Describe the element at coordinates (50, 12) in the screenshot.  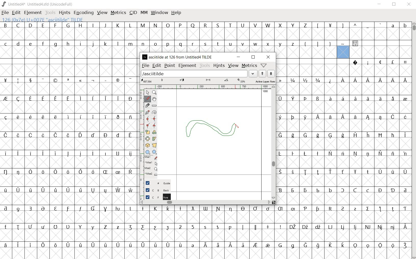
I see `TOOLS` at that location.